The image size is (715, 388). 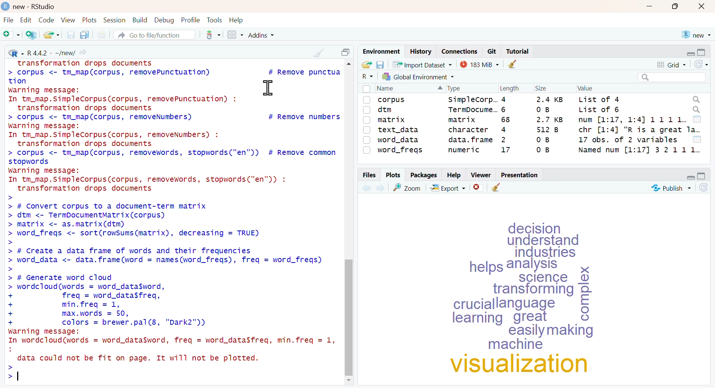 What do you see at coordinates (399, 130) in the screenshot?
I see `text_data` at bounding box center [399, 130].